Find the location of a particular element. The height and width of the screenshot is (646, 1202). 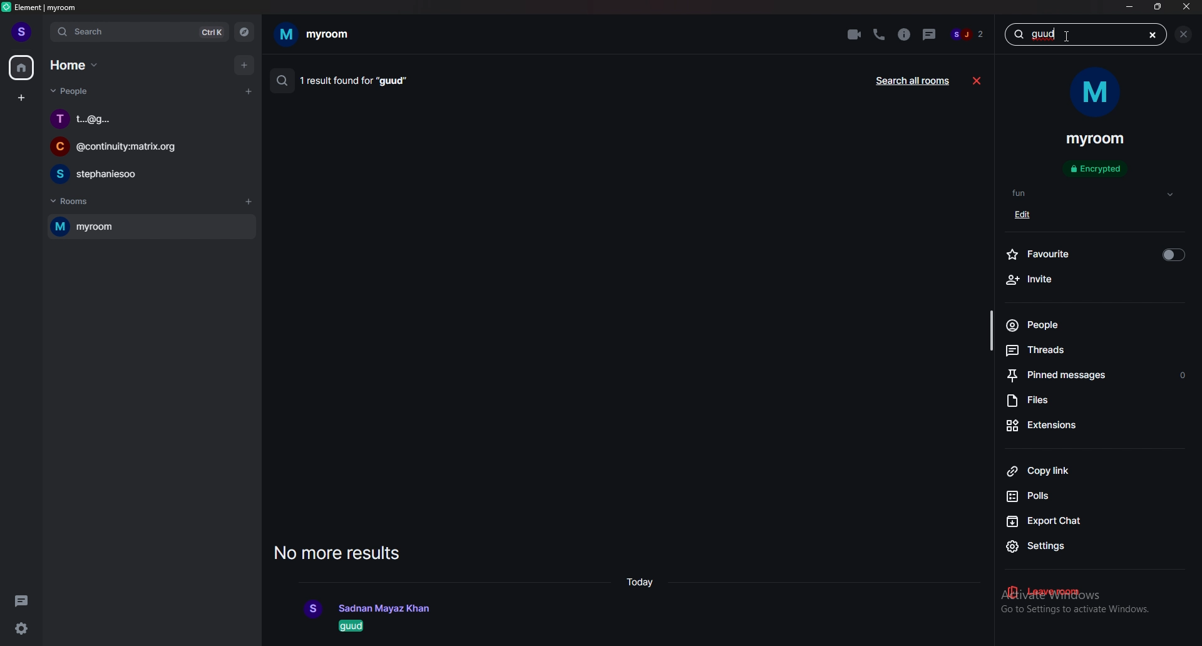

cursor is located at coordinates (1064, 37).